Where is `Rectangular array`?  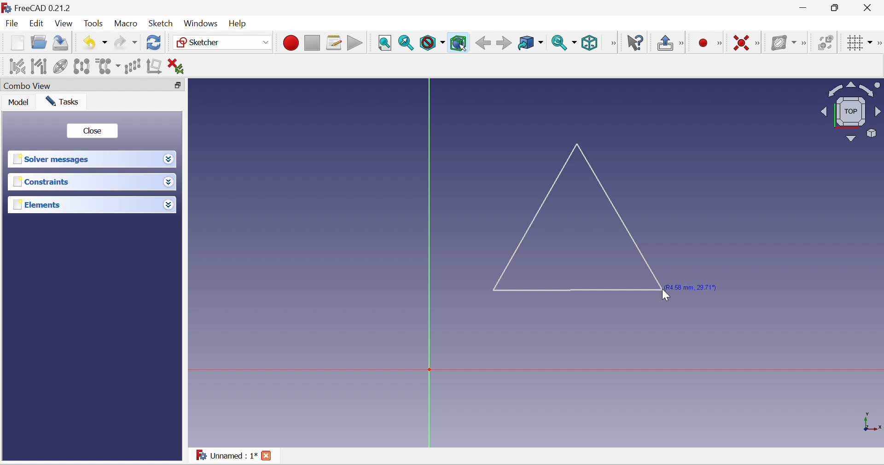
Rectangular array is located at coordinates (133, 66).